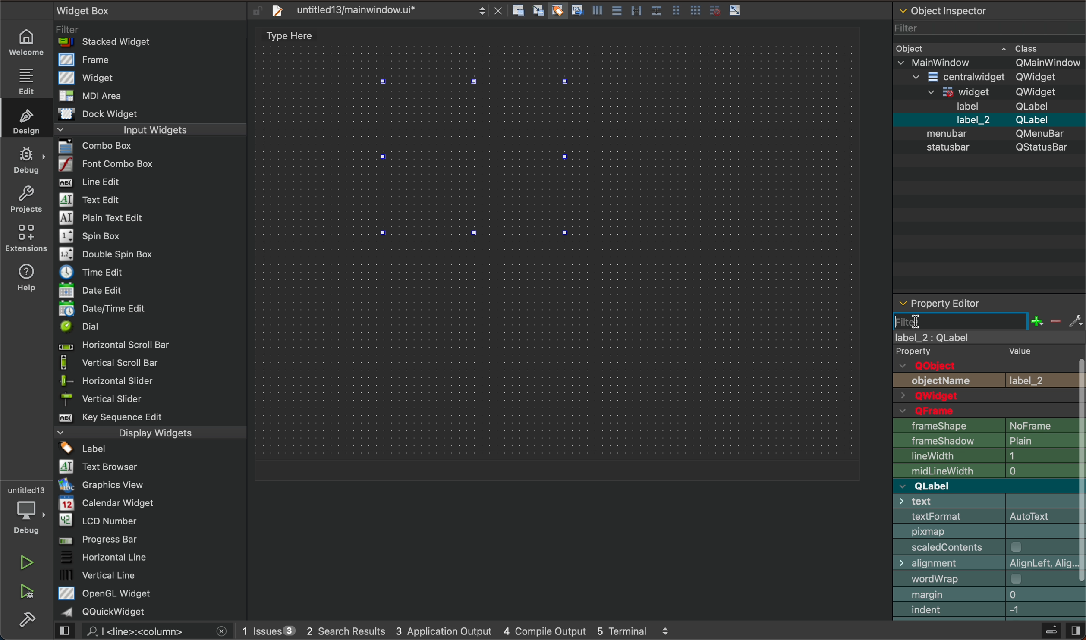 The width and height of the screenshot is (1086, 640). What do you see at coordinates (988, 321) in the screenshot?
I see `filter` at bounding box center [988, 321].